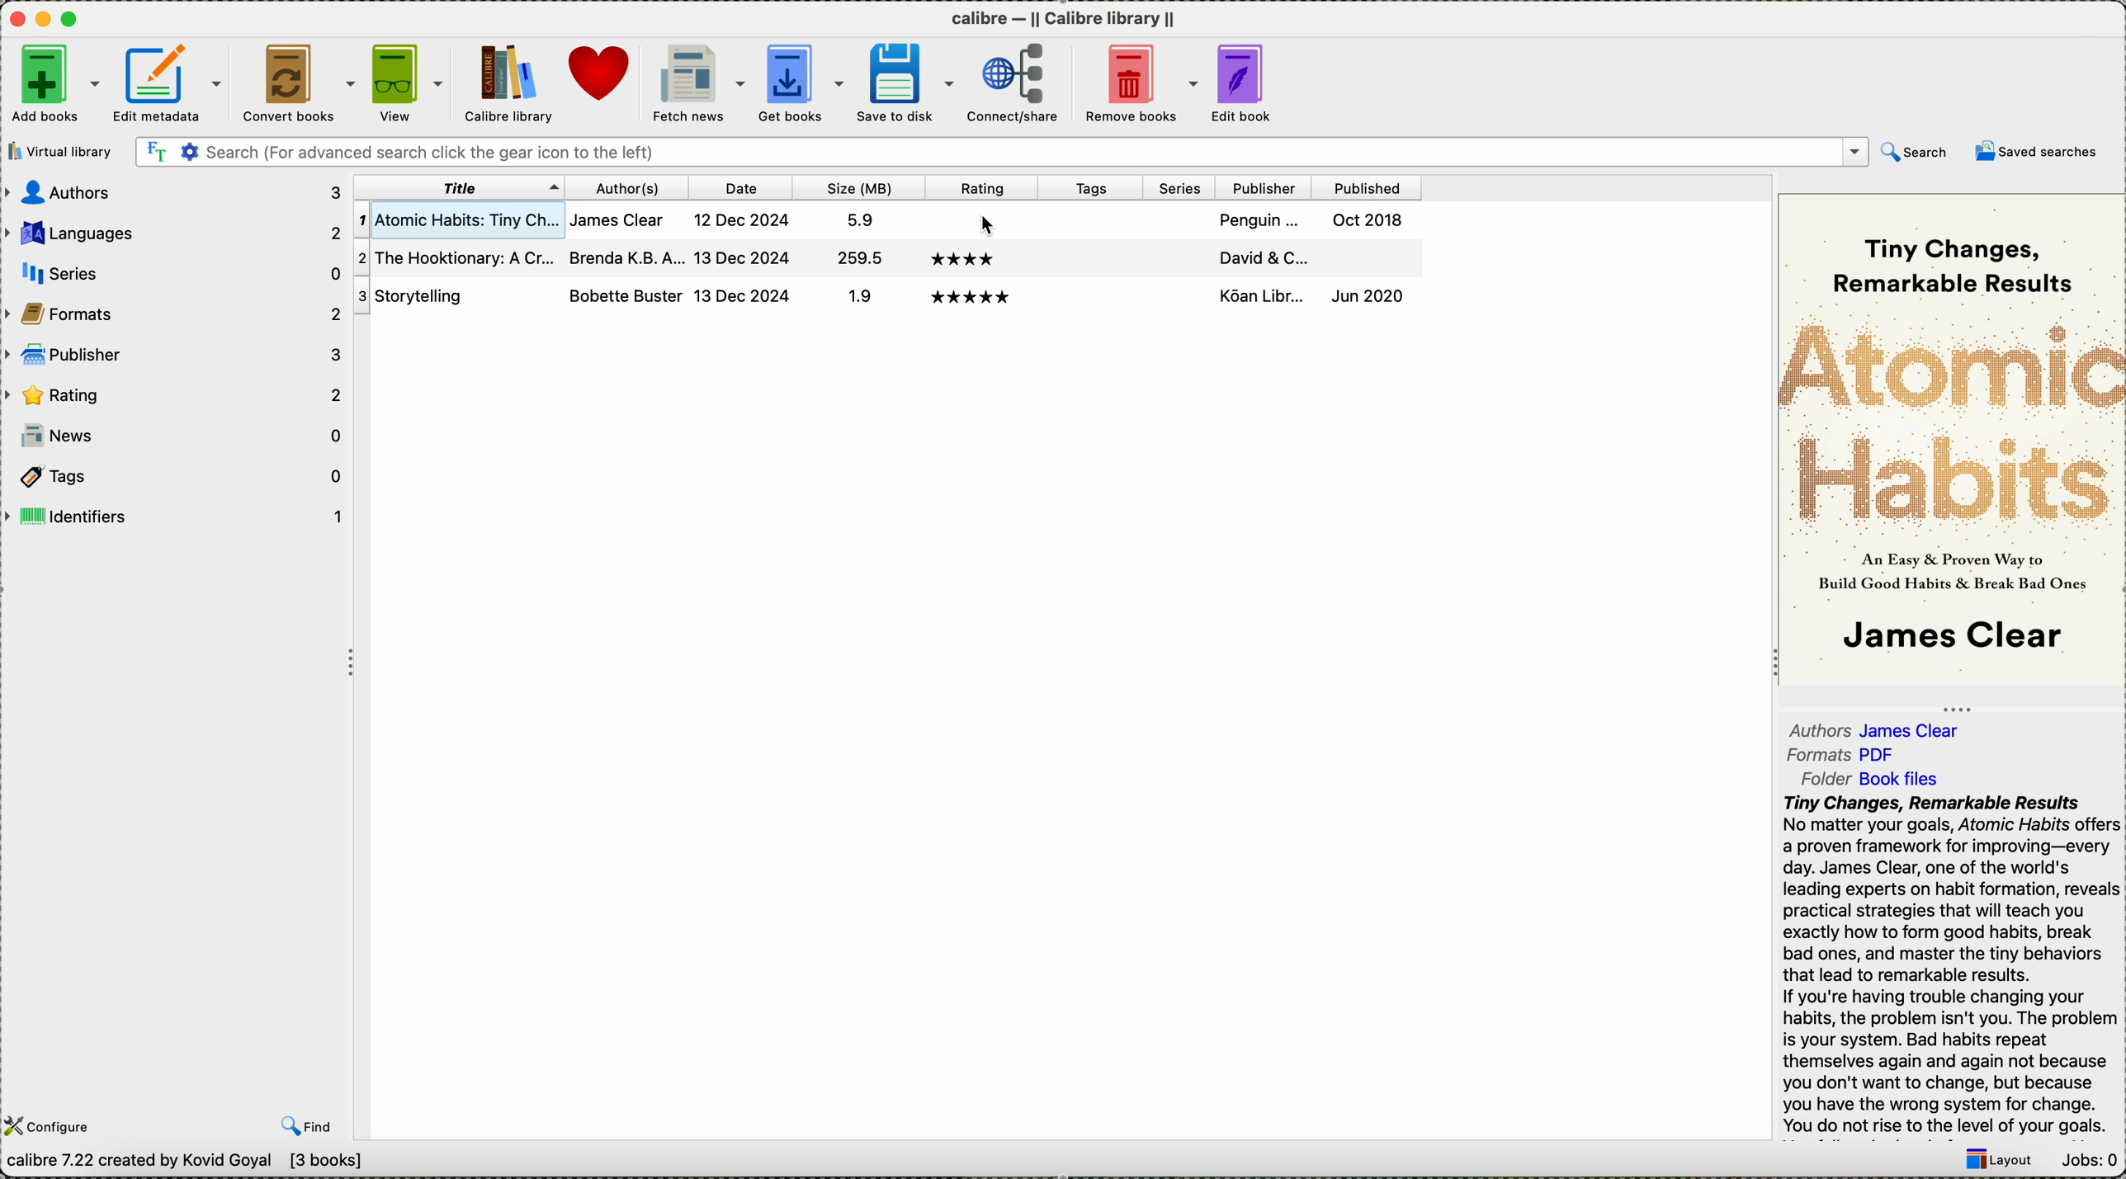  Describe the element at coordinates (1955, 569) in the screenshot. I see `An easy & Proven way to Build Good Habits & Break Bad Ones` at that location.